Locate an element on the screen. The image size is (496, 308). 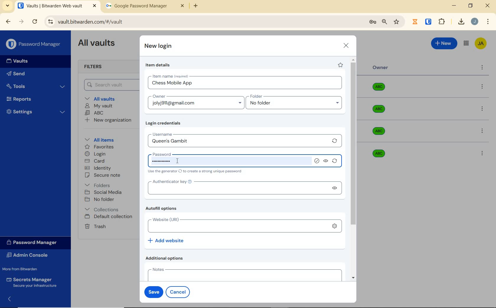
All vaults is located at coordinates (102, 98).